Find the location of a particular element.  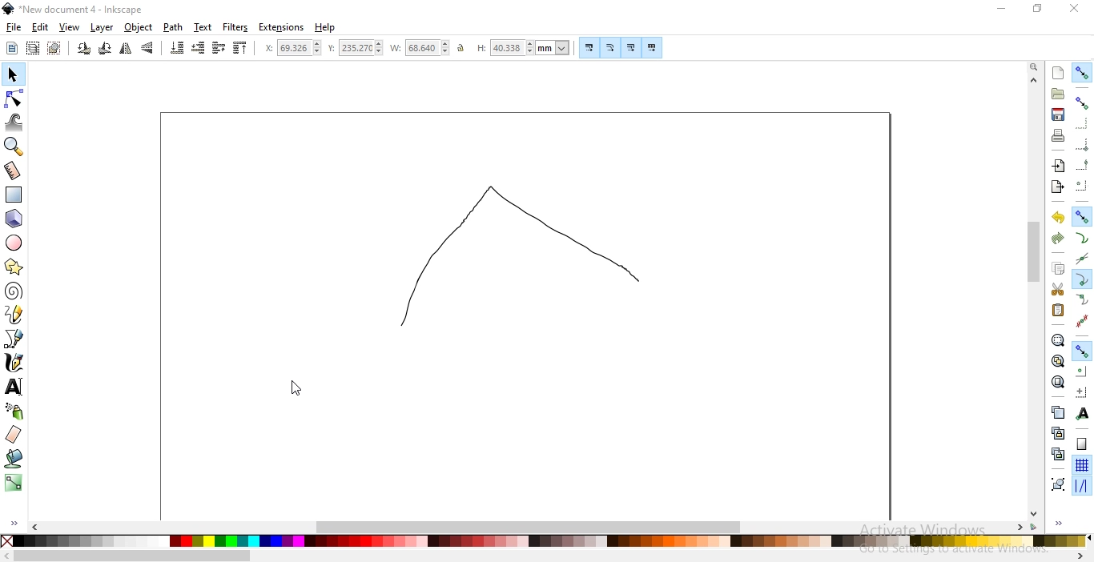

paste is located at coordinates (1057, 310).